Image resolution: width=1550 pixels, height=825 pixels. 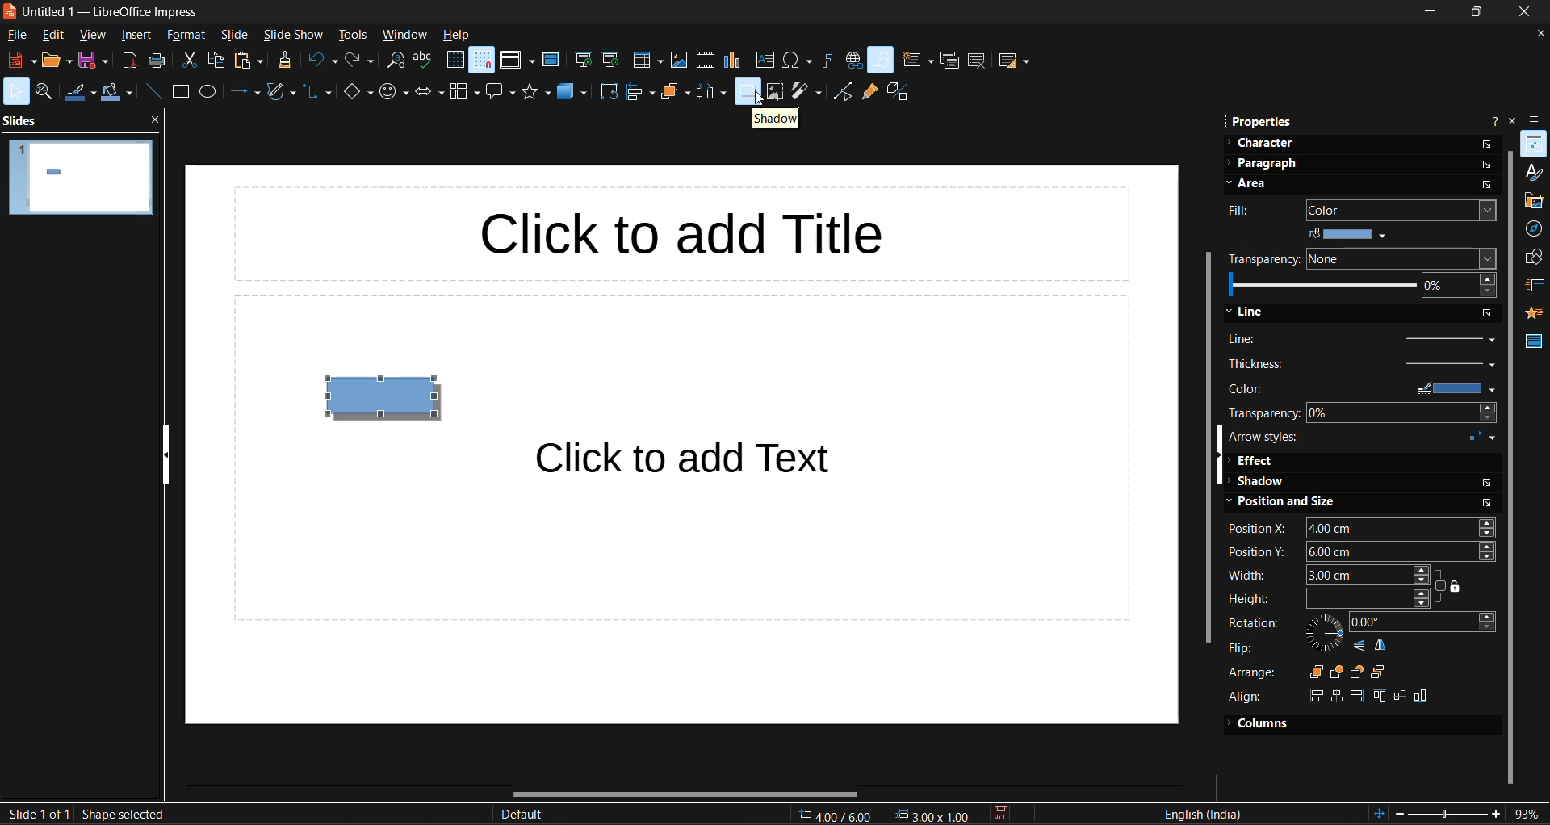 What do you see at coordinates (358, 61) in the screenshot?
I see `redo` at bounding box center [358, 61].